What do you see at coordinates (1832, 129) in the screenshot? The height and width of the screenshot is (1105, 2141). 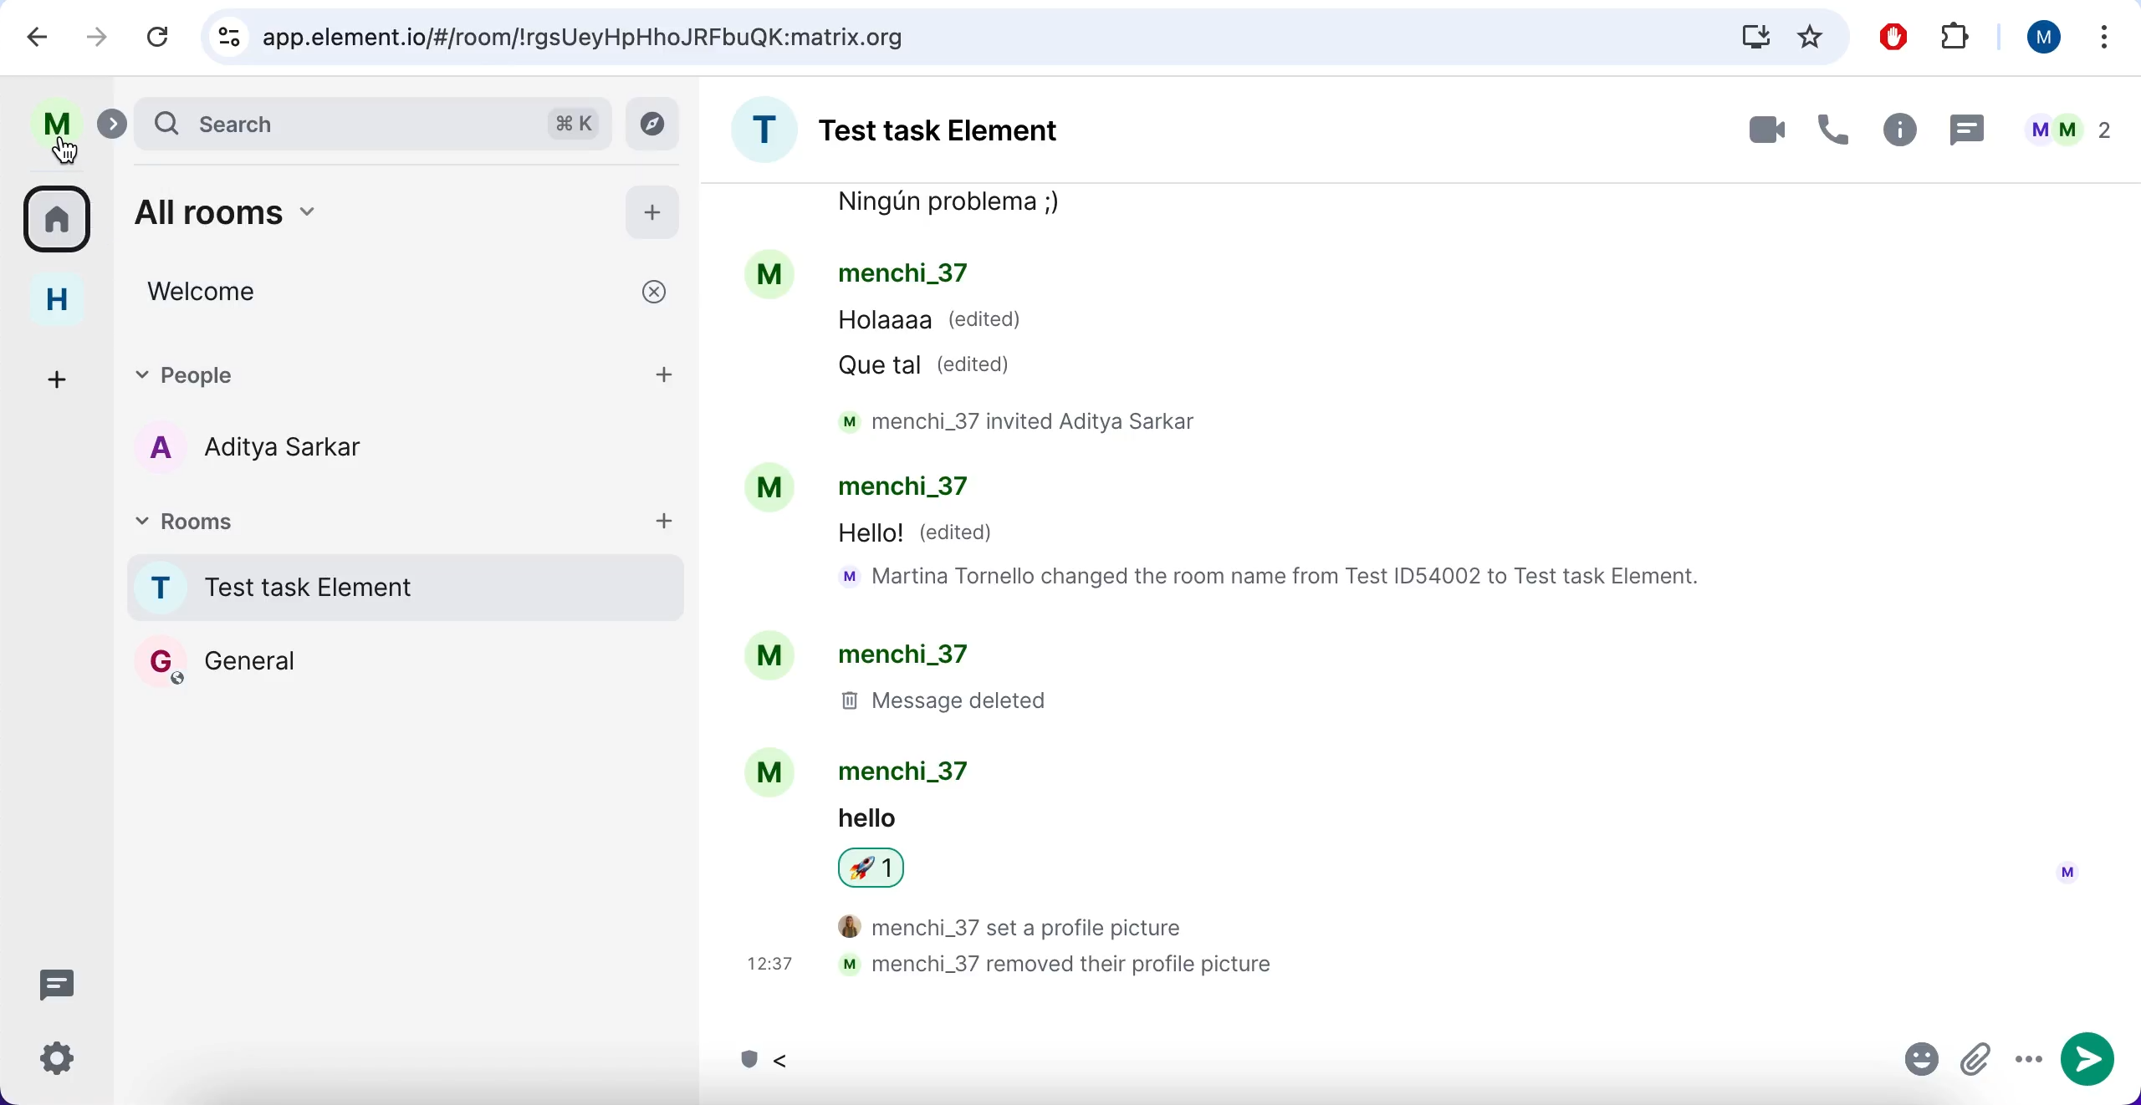 I see `voice call` at bounding box center [1832, 129].